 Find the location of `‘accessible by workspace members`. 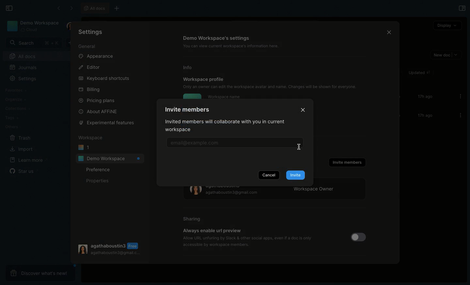

‘accessible by workspace members is located at coordinates (213, 245).